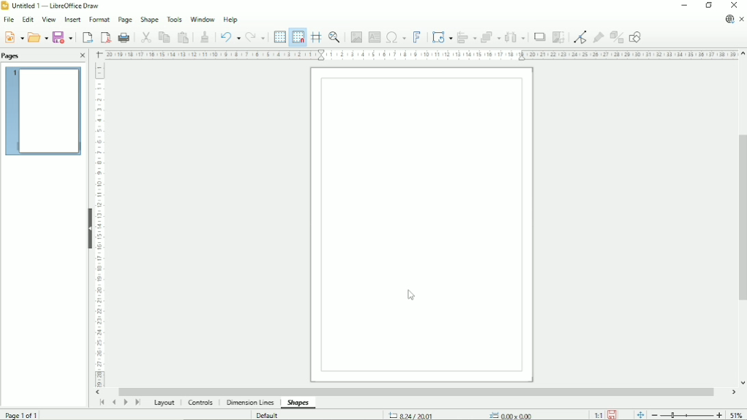 Image resolution: width=747 pixels, height=420 pixels. What do you see at coordinates (375, 36) in the screenshot?
I see `Insert text box` at bounding box center [375, 36].